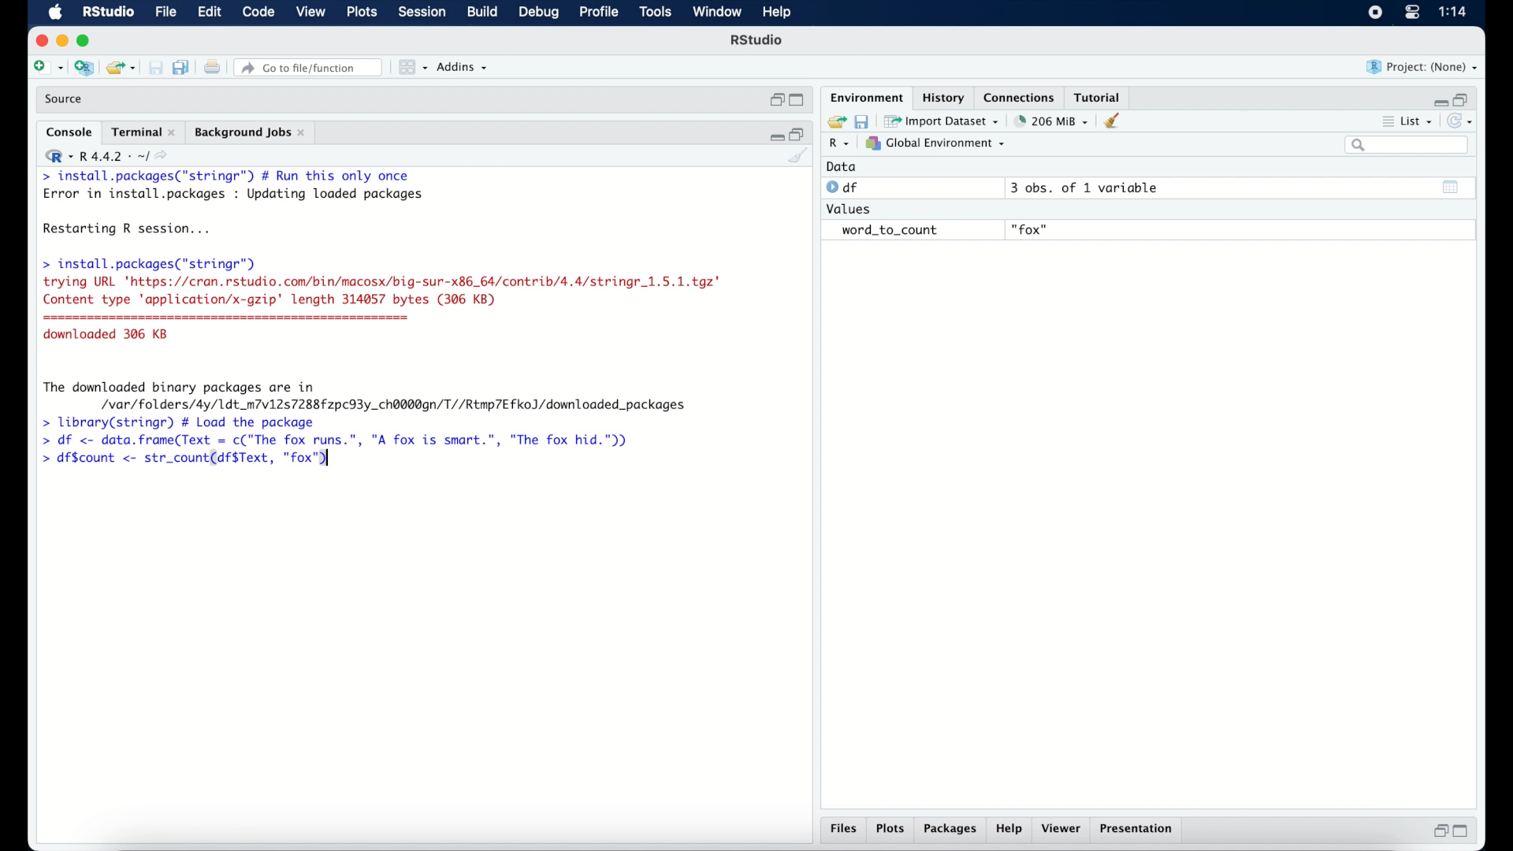  Describe the element at coordinates (131, 230) in the screenshot. I see `Restarting R session...` at that location.